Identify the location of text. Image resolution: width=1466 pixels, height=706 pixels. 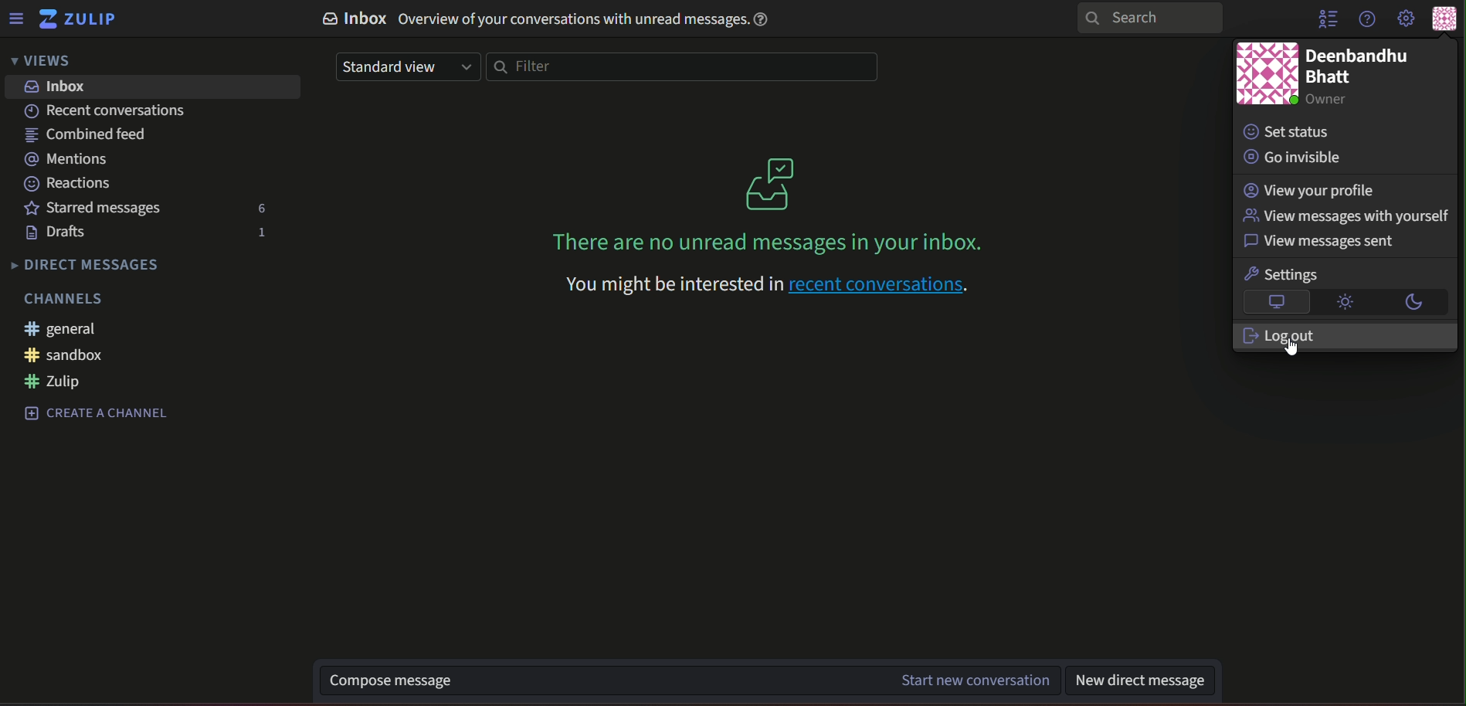
(65, 300).